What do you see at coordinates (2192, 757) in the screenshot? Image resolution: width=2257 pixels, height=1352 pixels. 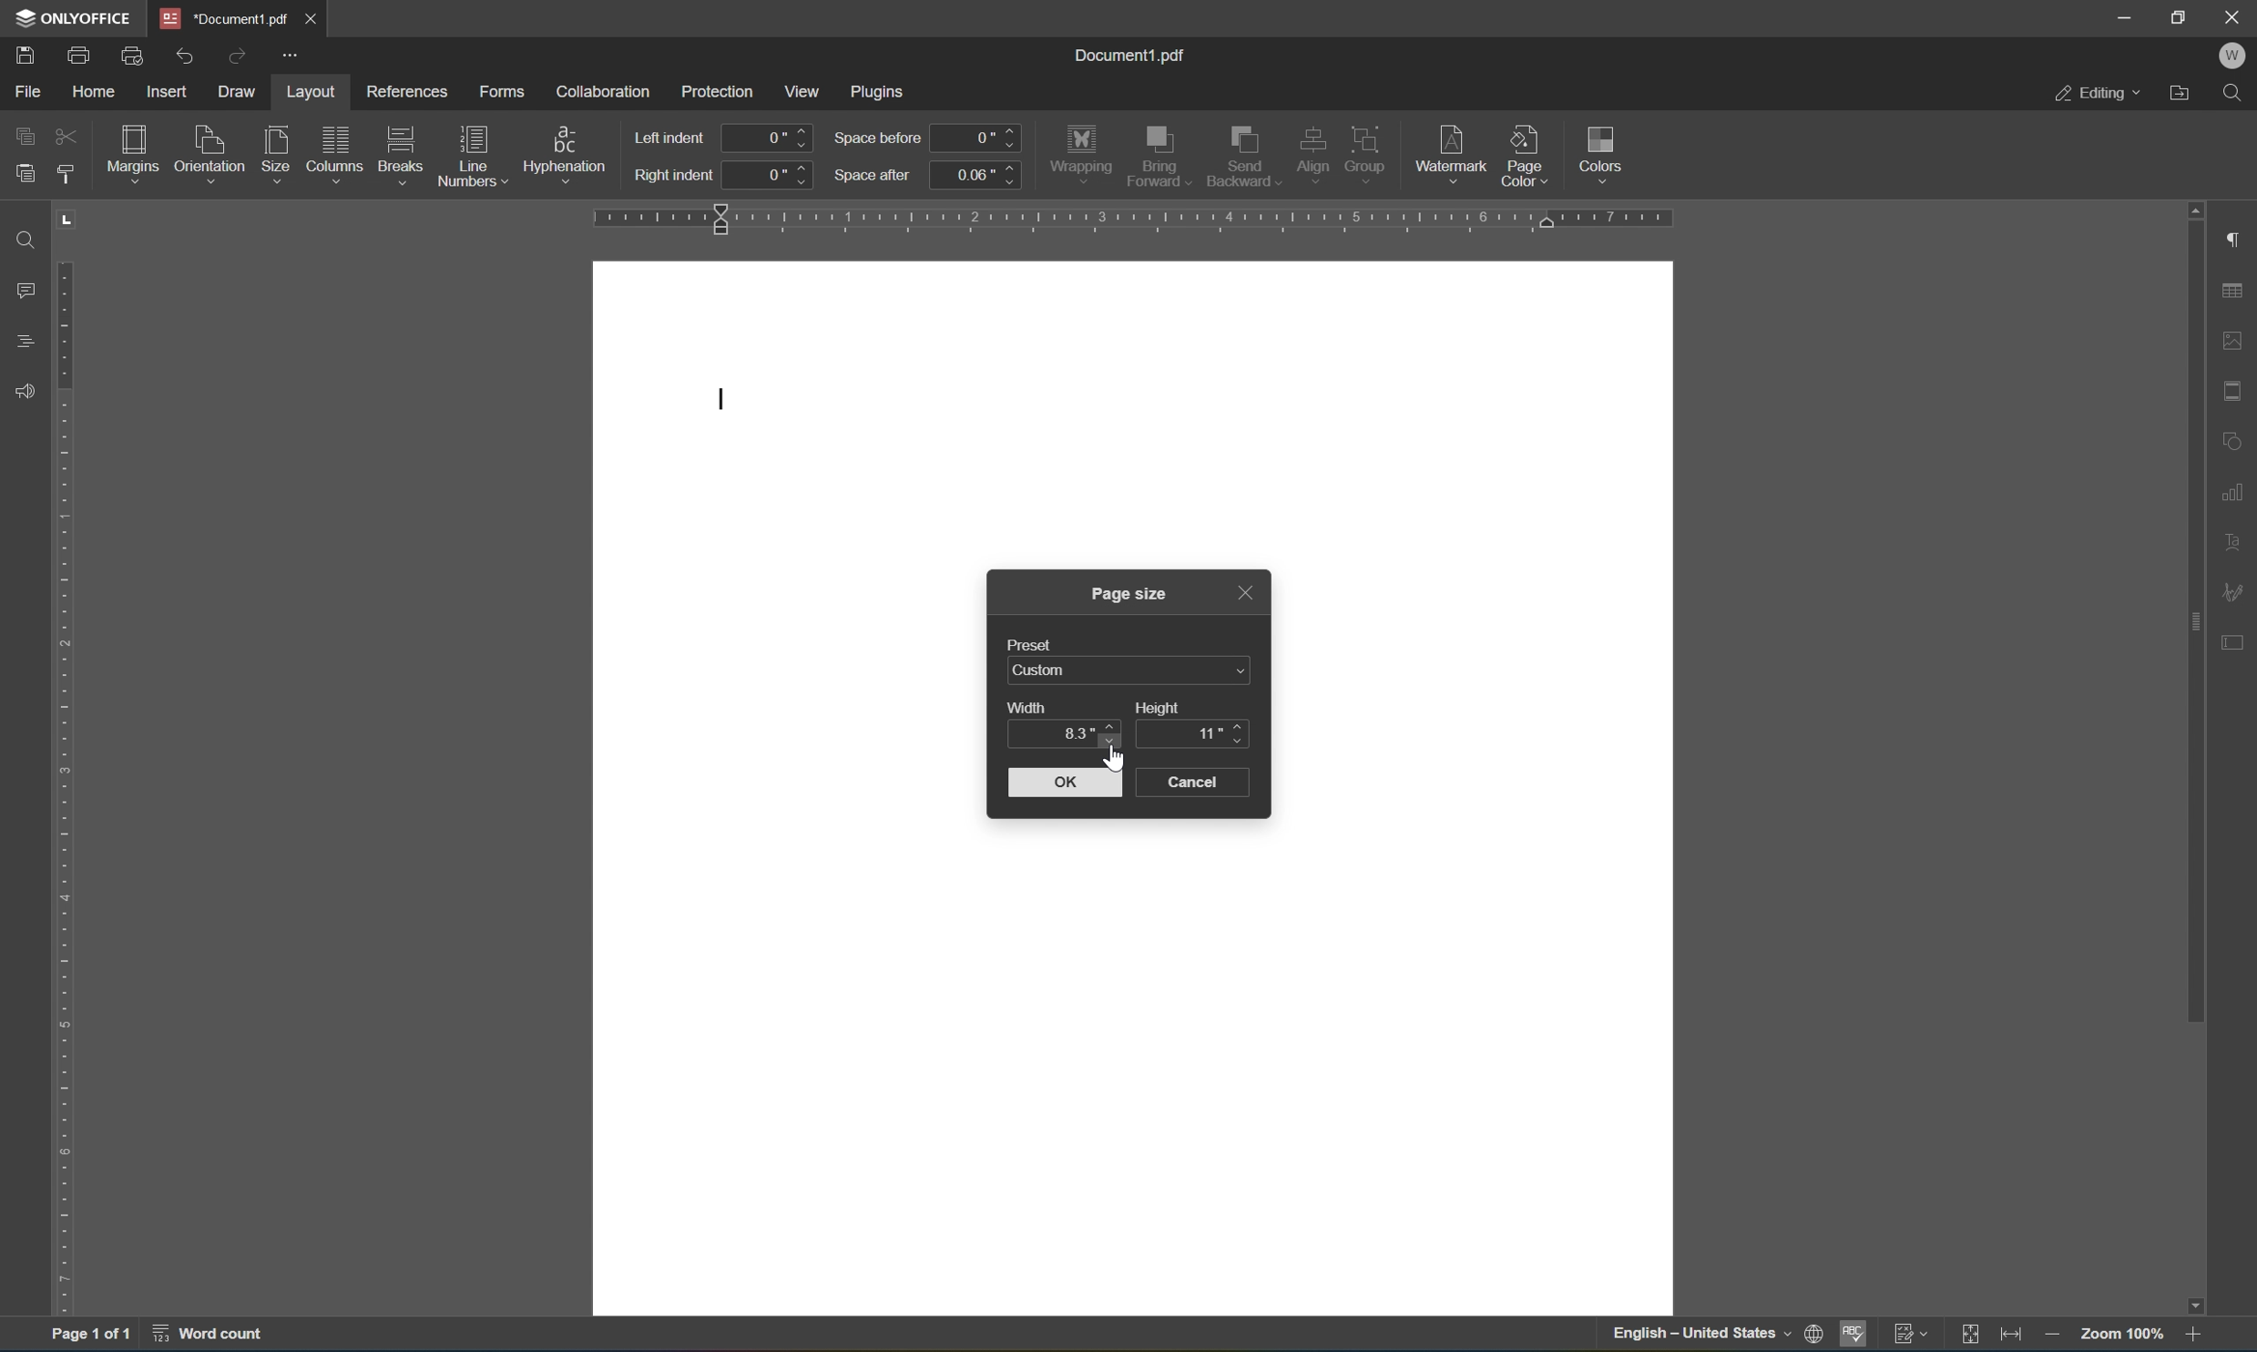 I see `scroll bar` at bounding box center [2192, 757].